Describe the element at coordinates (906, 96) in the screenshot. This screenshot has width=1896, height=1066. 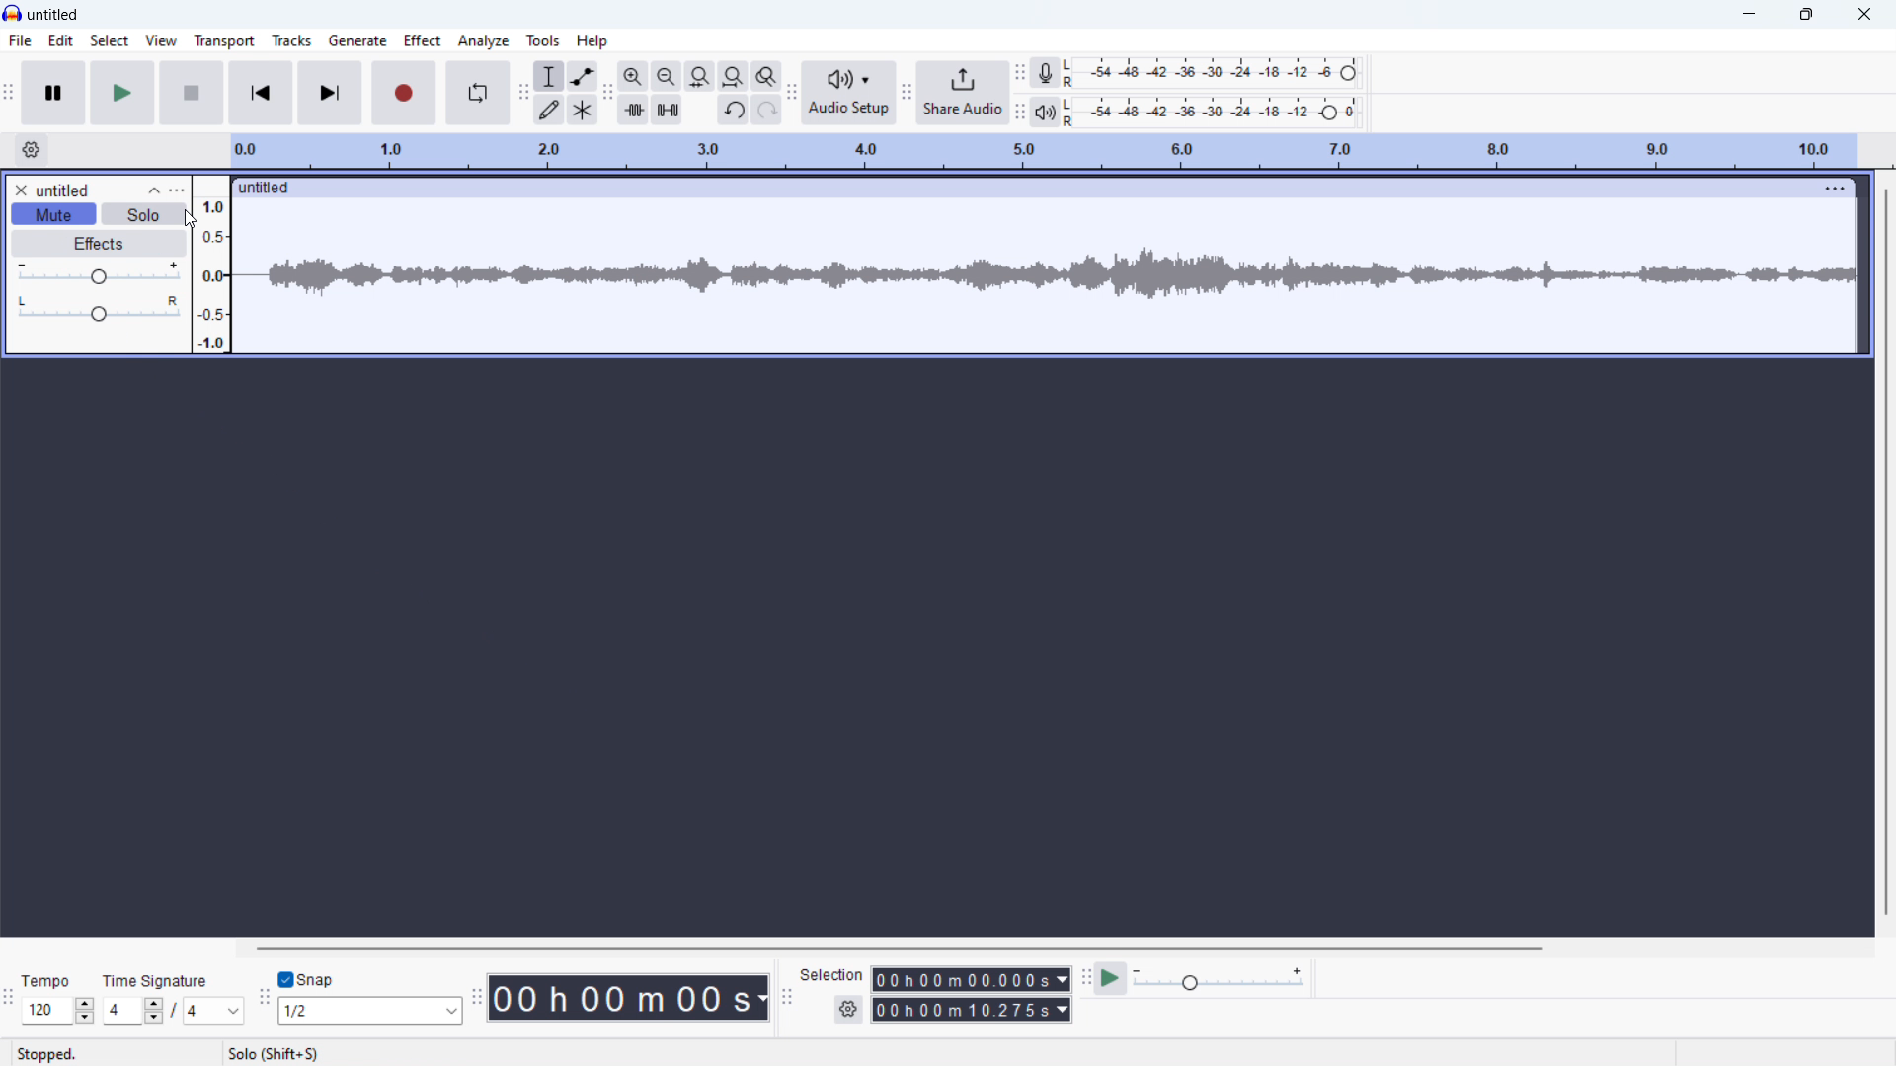
I see `share audio toolbar` at that location.